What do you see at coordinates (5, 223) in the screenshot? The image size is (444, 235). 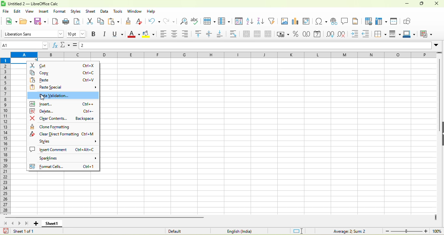 I see `scroll to first sheet` at bounding box center [5, 223].